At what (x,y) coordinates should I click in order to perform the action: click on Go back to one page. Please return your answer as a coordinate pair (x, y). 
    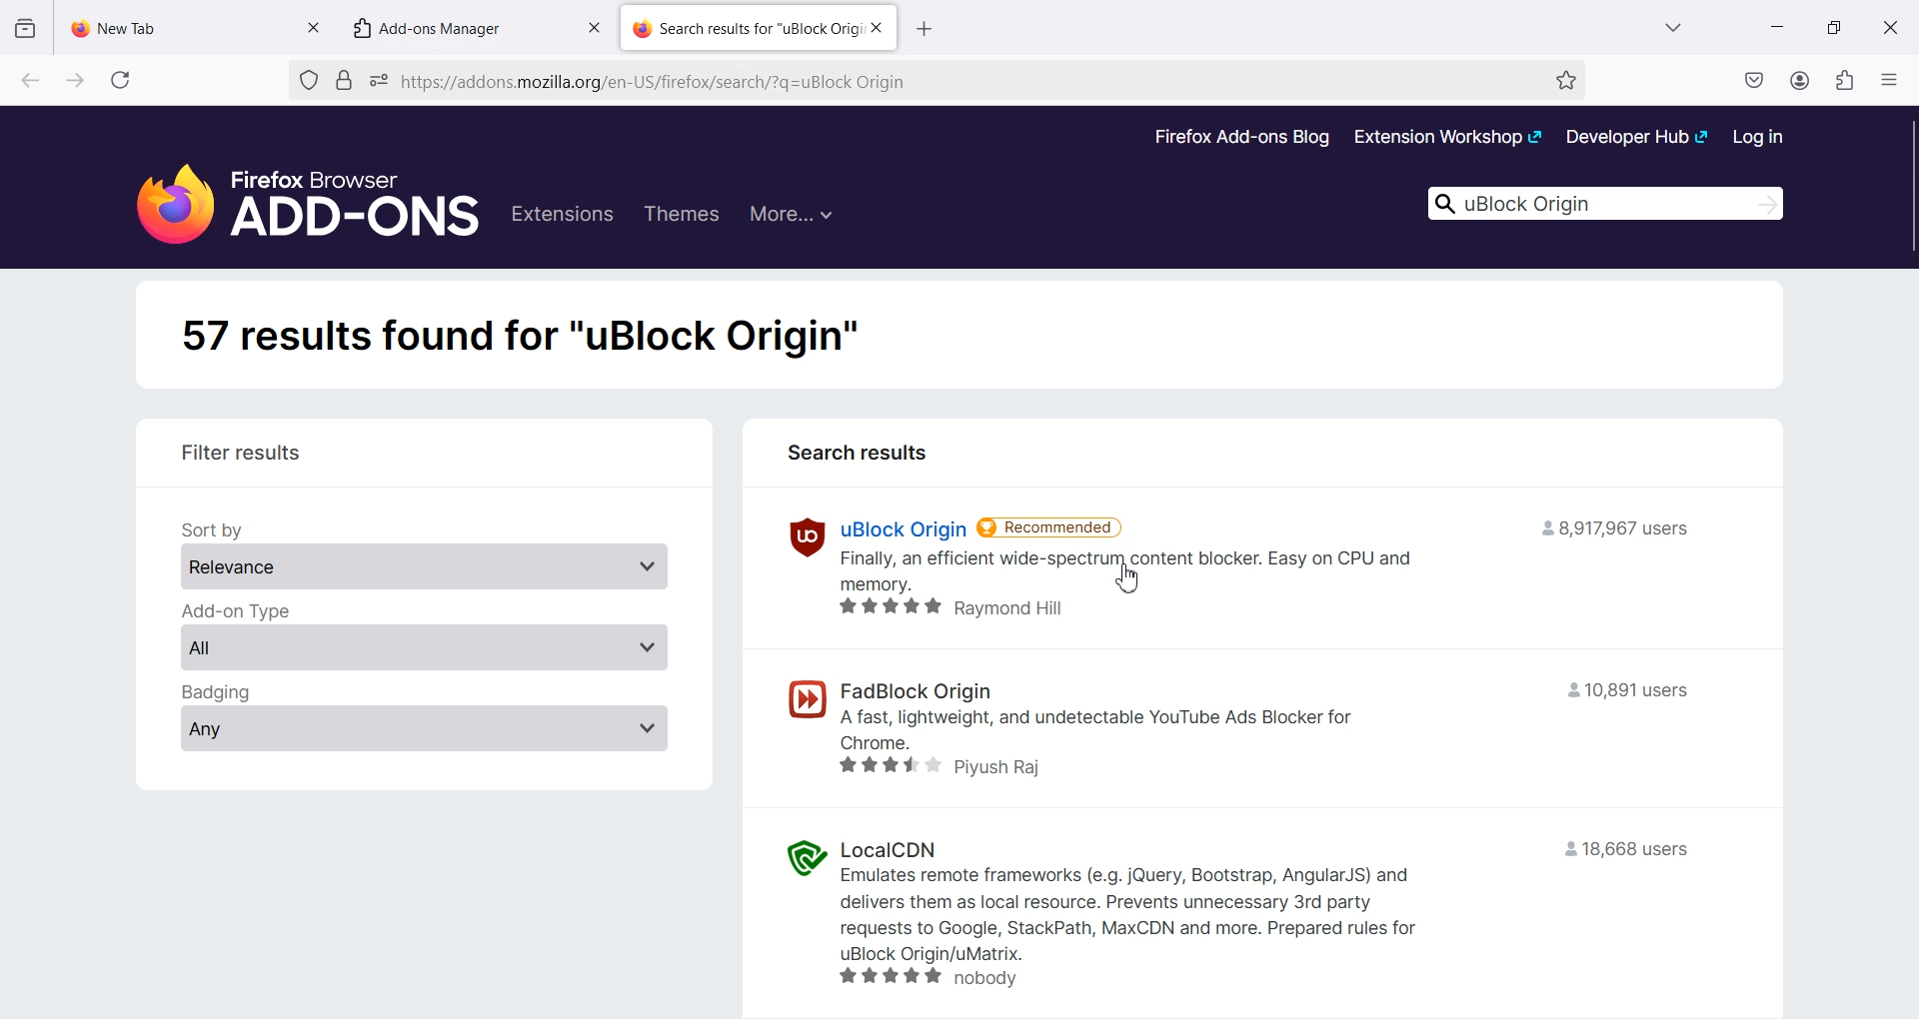
    Looking at the image, I should click on (29, 79).